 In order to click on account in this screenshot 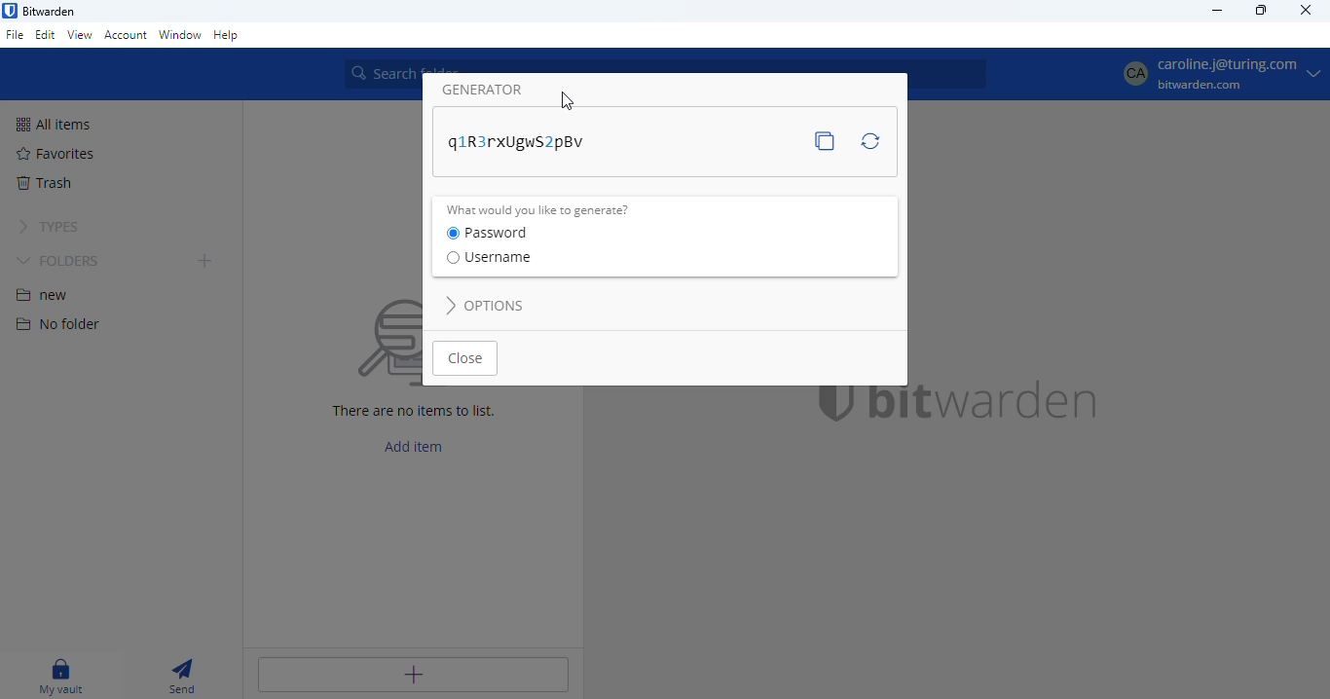, I will do `click(127, 34)`.